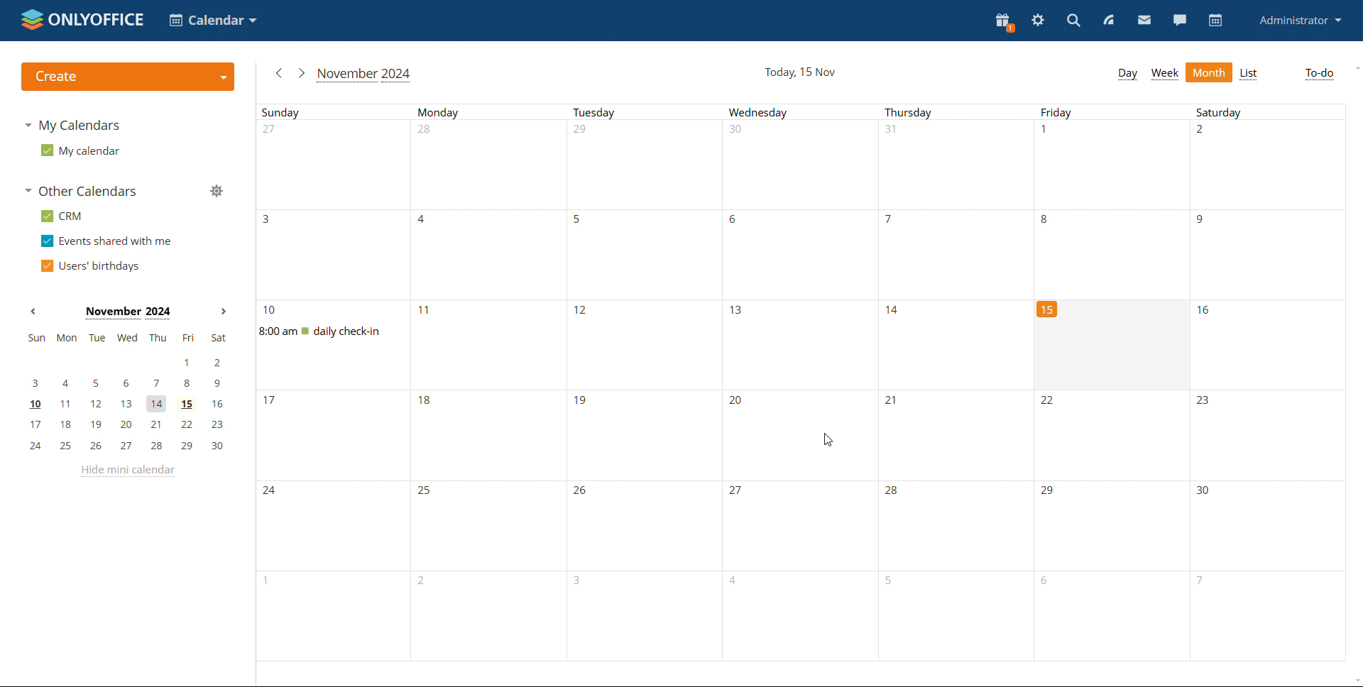 The image size is (1363, 687). What do you see at coordinates (1204, 133) in the screenshot?
I see `Number` at bounding box center [1204, 133].